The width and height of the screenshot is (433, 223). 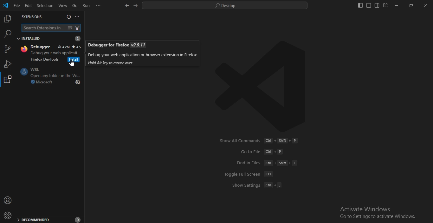 I want to click on close, so click(x=426, y=6).